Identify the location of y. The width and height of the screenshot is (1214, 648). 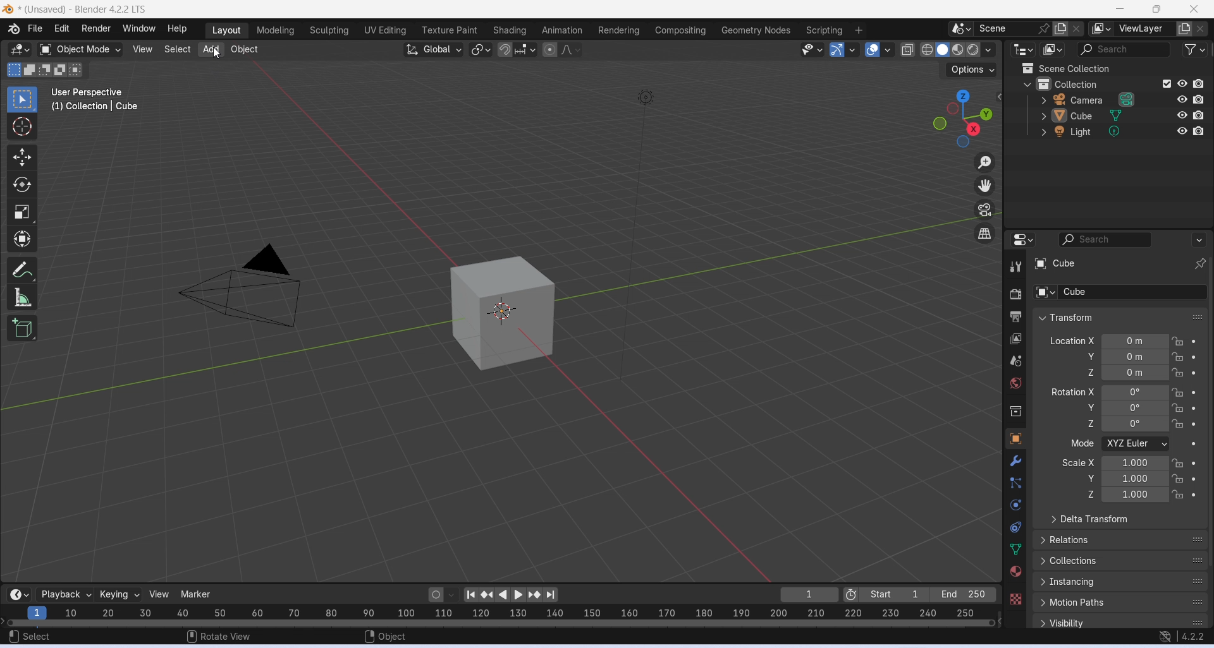
(1084, 477).